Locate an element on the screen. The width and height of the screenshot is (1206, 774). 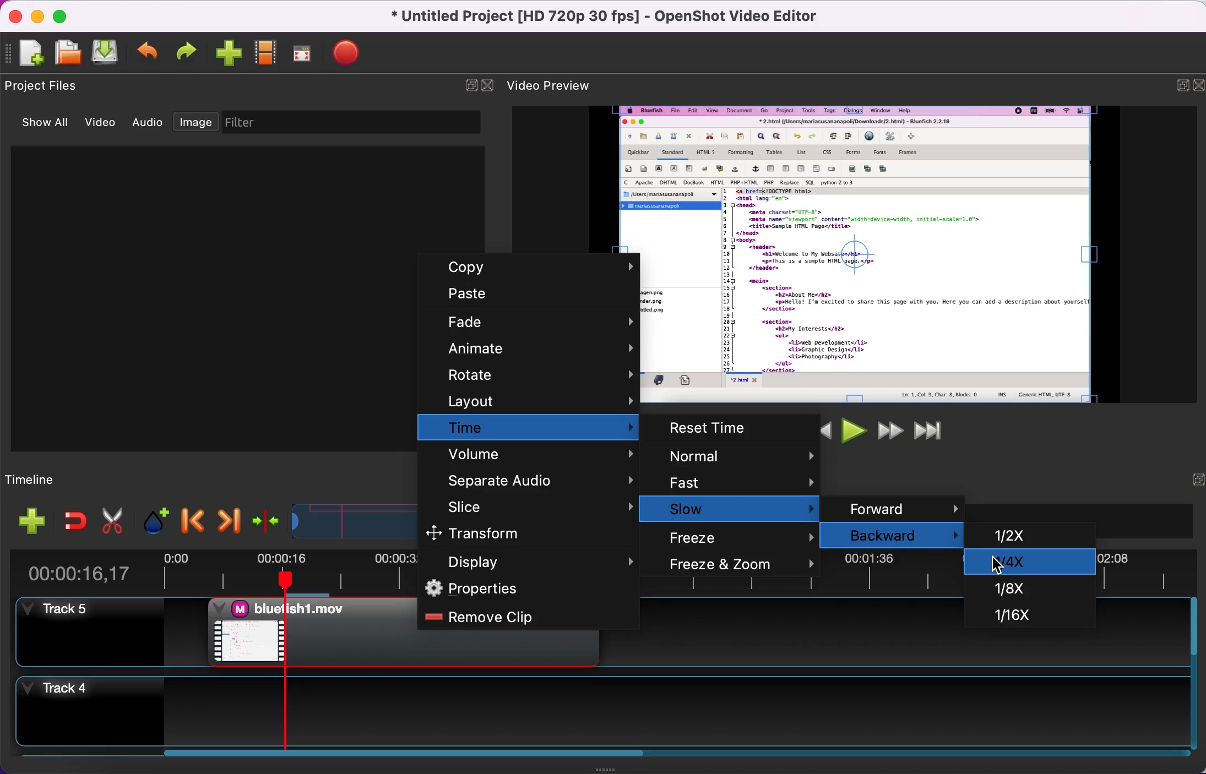
time duration is located at coordinates (92, 569).